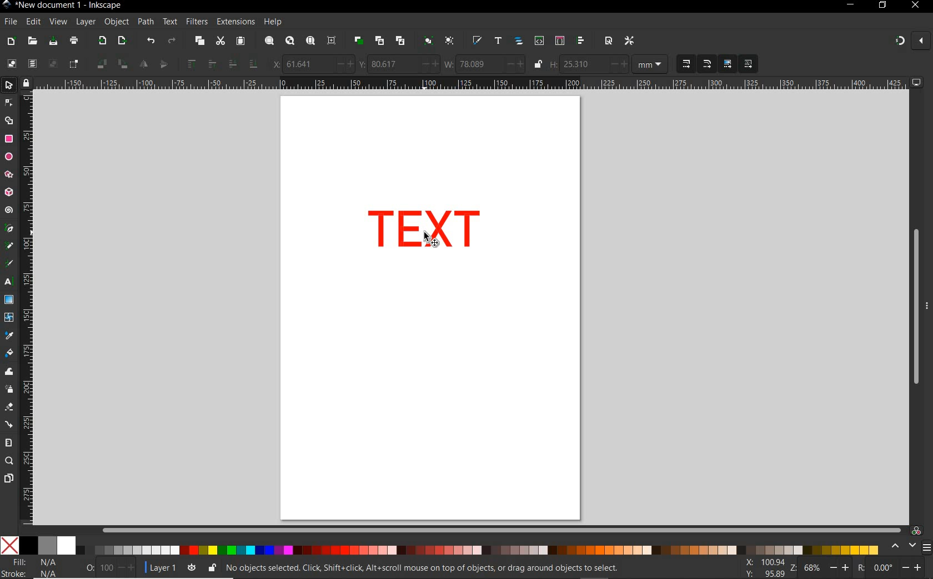 The image size is (933, 579). Describe the element at coordinates (310, 40) in the screenshot. I see `zoom page` at that location.